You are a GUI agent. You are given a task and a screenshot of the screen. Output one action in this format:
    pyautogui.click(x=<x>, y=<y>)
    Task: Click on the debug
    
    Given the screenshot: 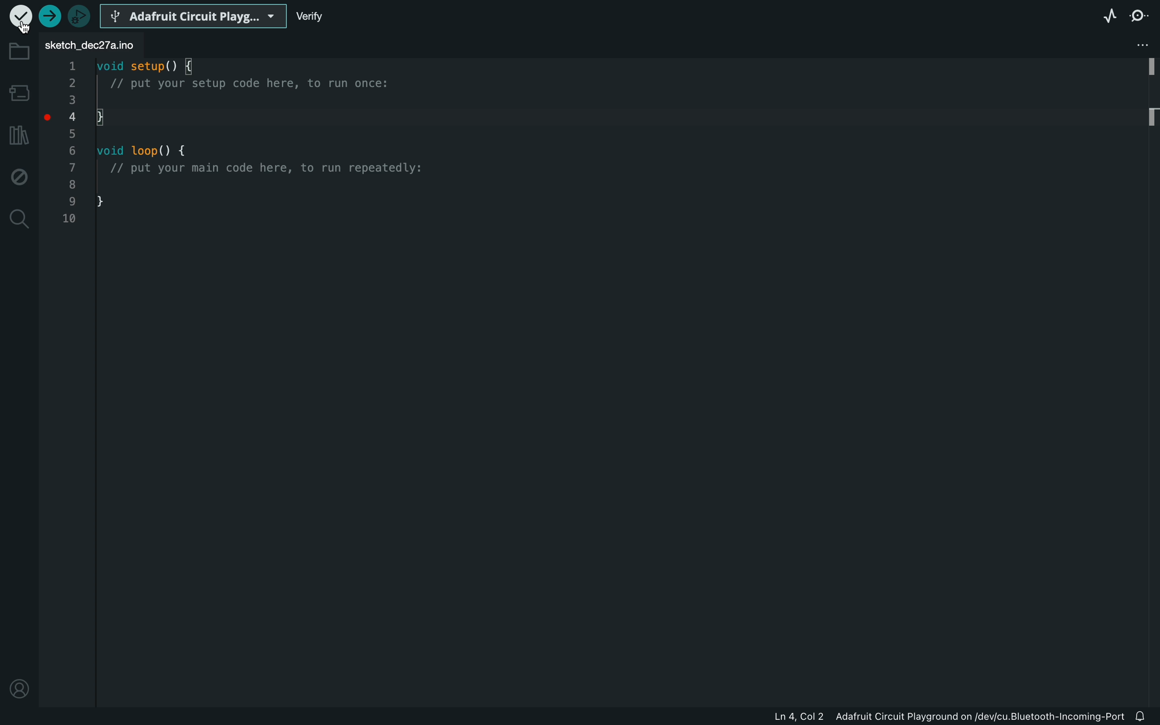 What is the action you would take?
    pyautogui.click(x=18, y=176)
    